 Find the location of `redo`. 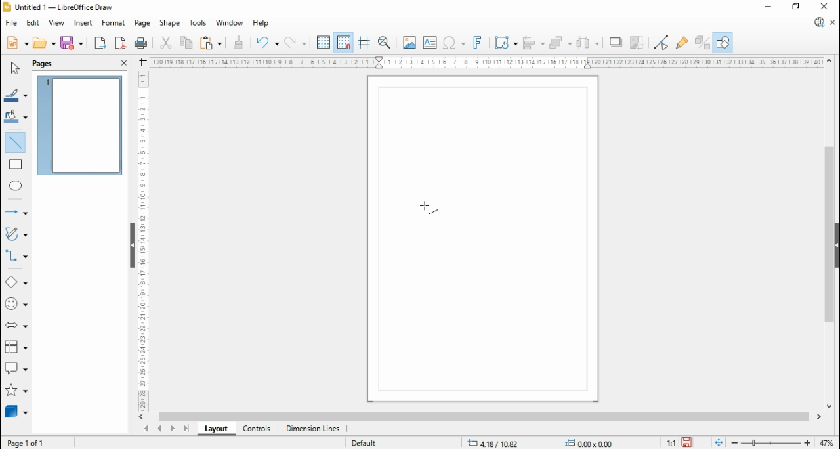

redo is located at coordinates (296, 42).